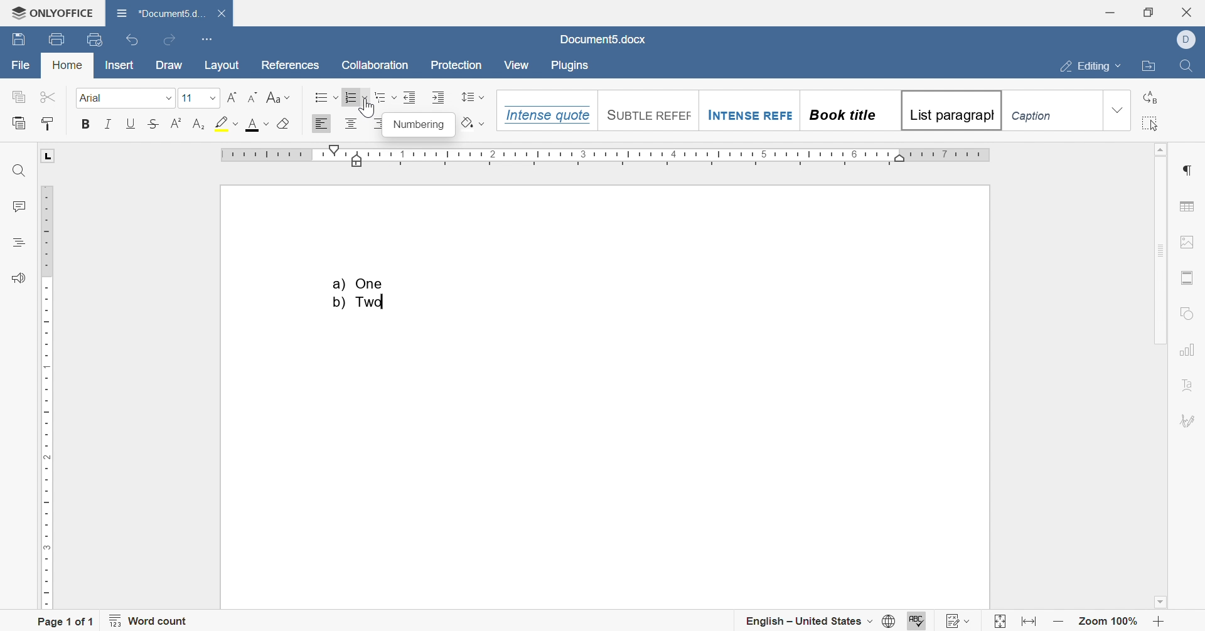 Image resolution: width=1205 pixels, height=631 pixels. What do you see at coordinates (1147, 11) in the screenshot?
I see `restore down` at bounding box center [1147, 11].